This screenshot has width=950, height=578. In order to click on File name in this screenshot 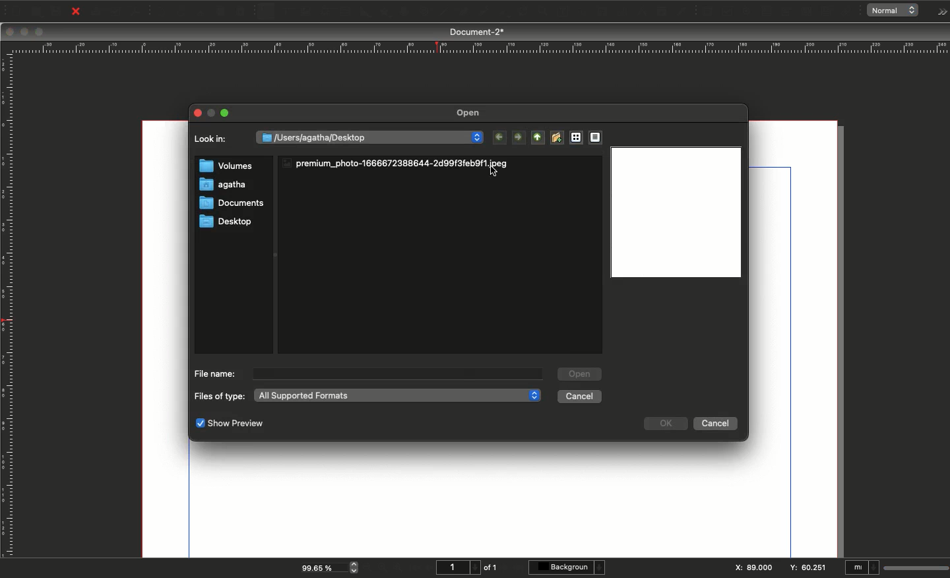, I will do `click(214, 373)`.